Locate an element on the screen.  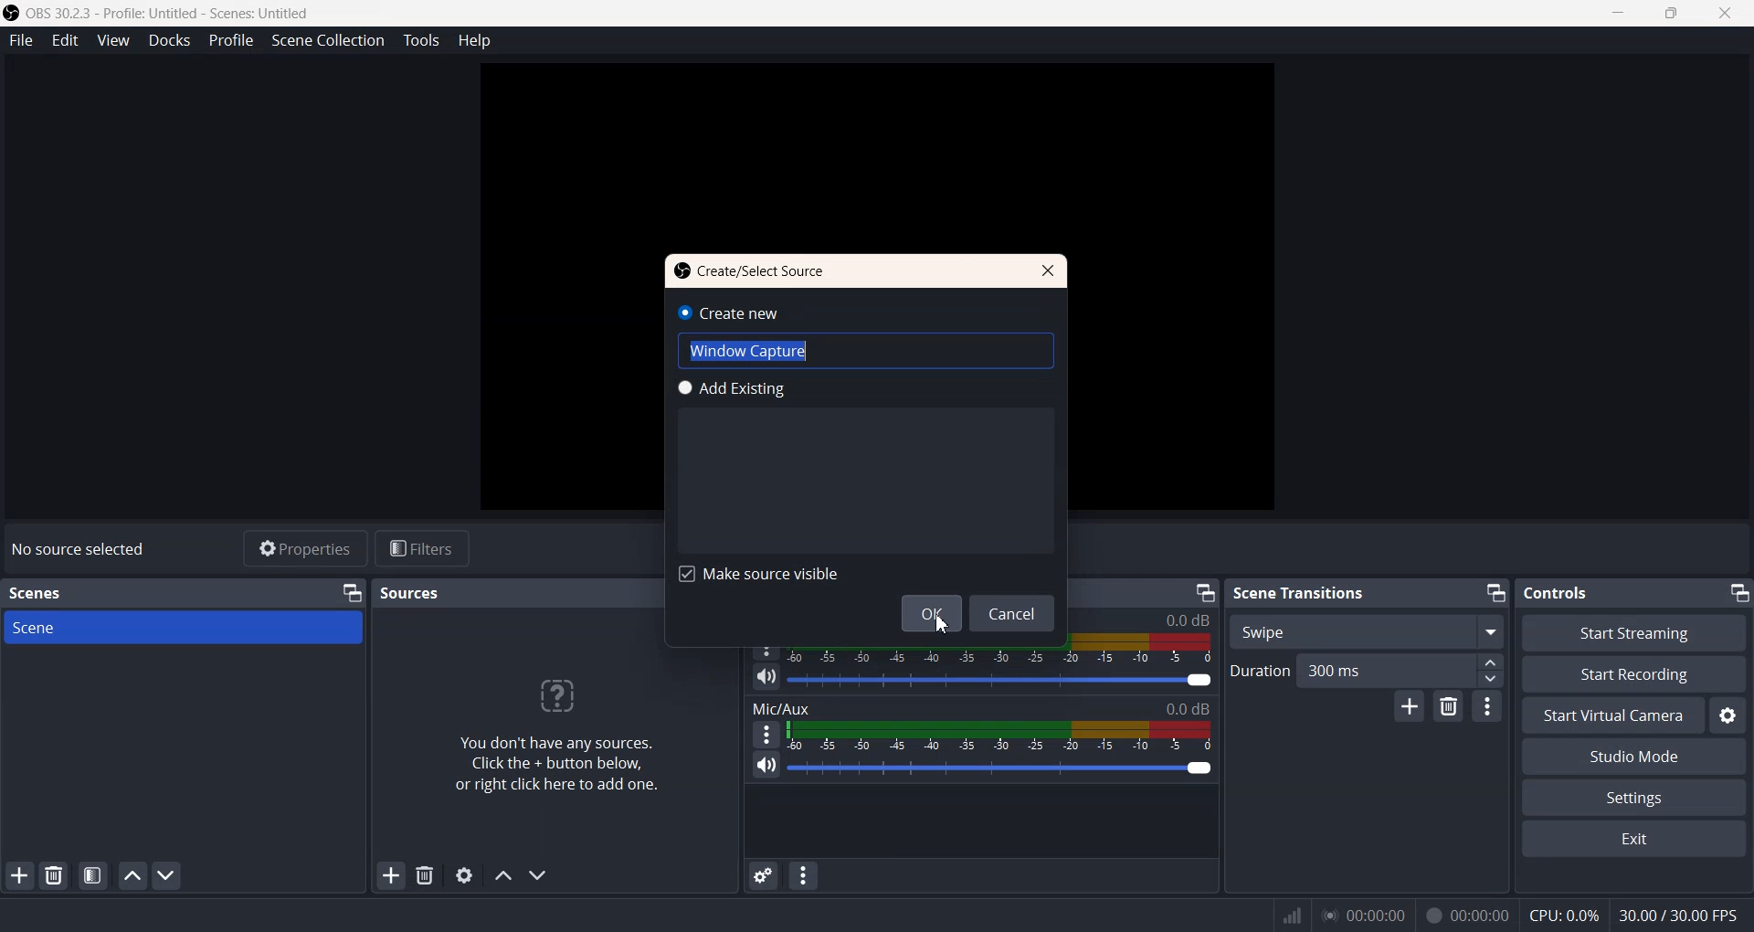
Add Existing is located at coordinates (732, 388).